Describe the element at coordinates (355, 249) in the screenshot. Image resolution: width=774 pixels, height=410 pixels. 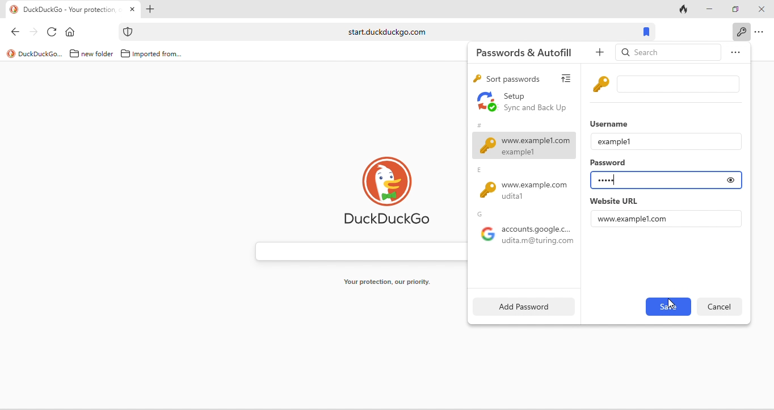
I see `search bar` at that location.